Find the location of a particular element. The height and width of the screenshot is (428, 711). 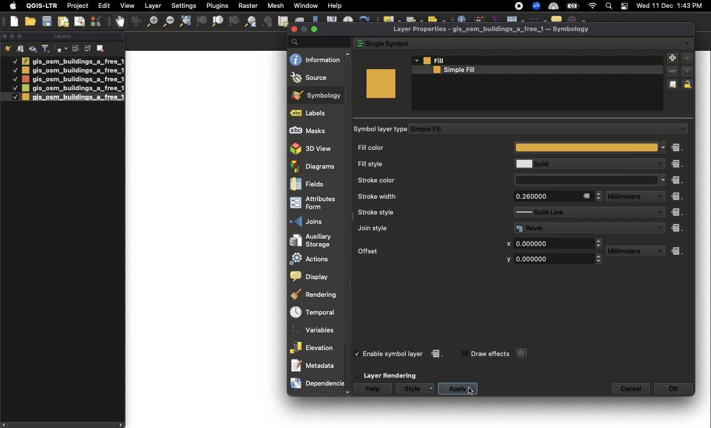

Drop down is located at coordinates (687, 43).